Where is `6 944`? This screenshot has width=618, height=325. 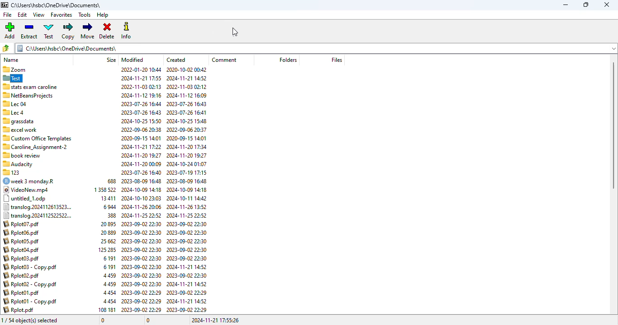 6 944 is located at coordinates (109, 207).